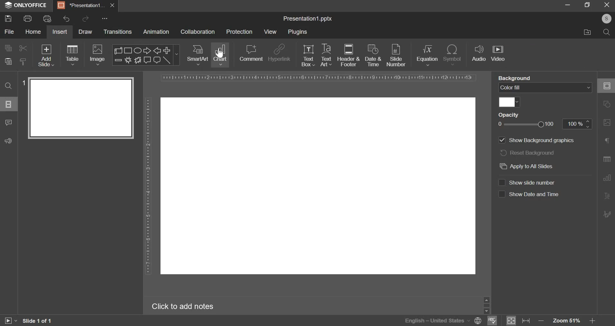  I want to click on text art settings, so click(606, 196).